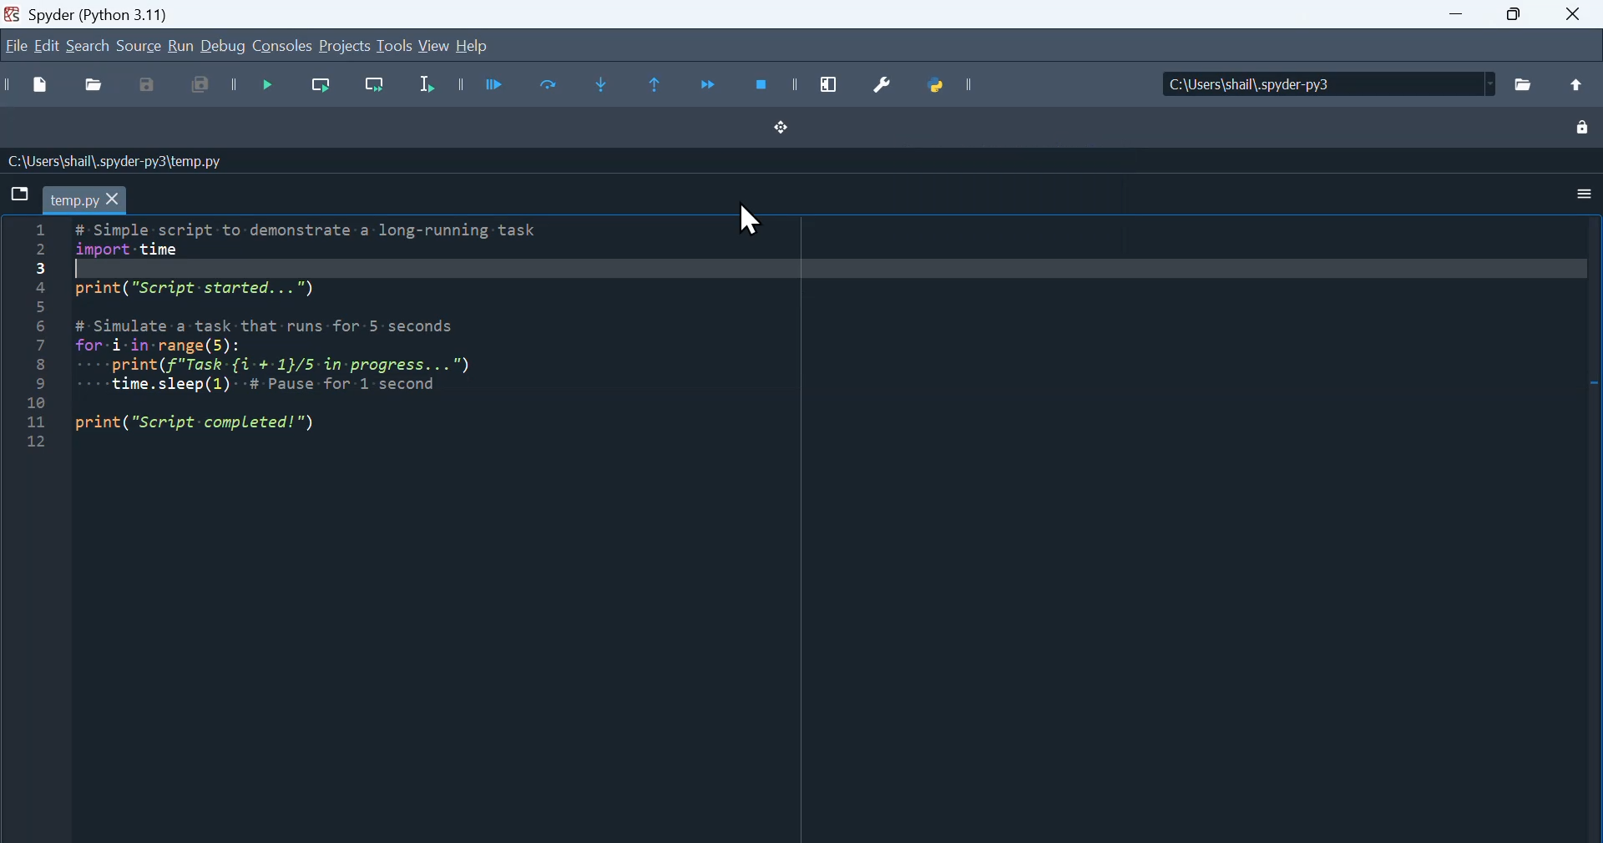 The height and width of the screenshot is (843, 1603). What do you see at coordinates (197, 88) in the screenshot?
I see `Save all` at bounding box center [197, 88].